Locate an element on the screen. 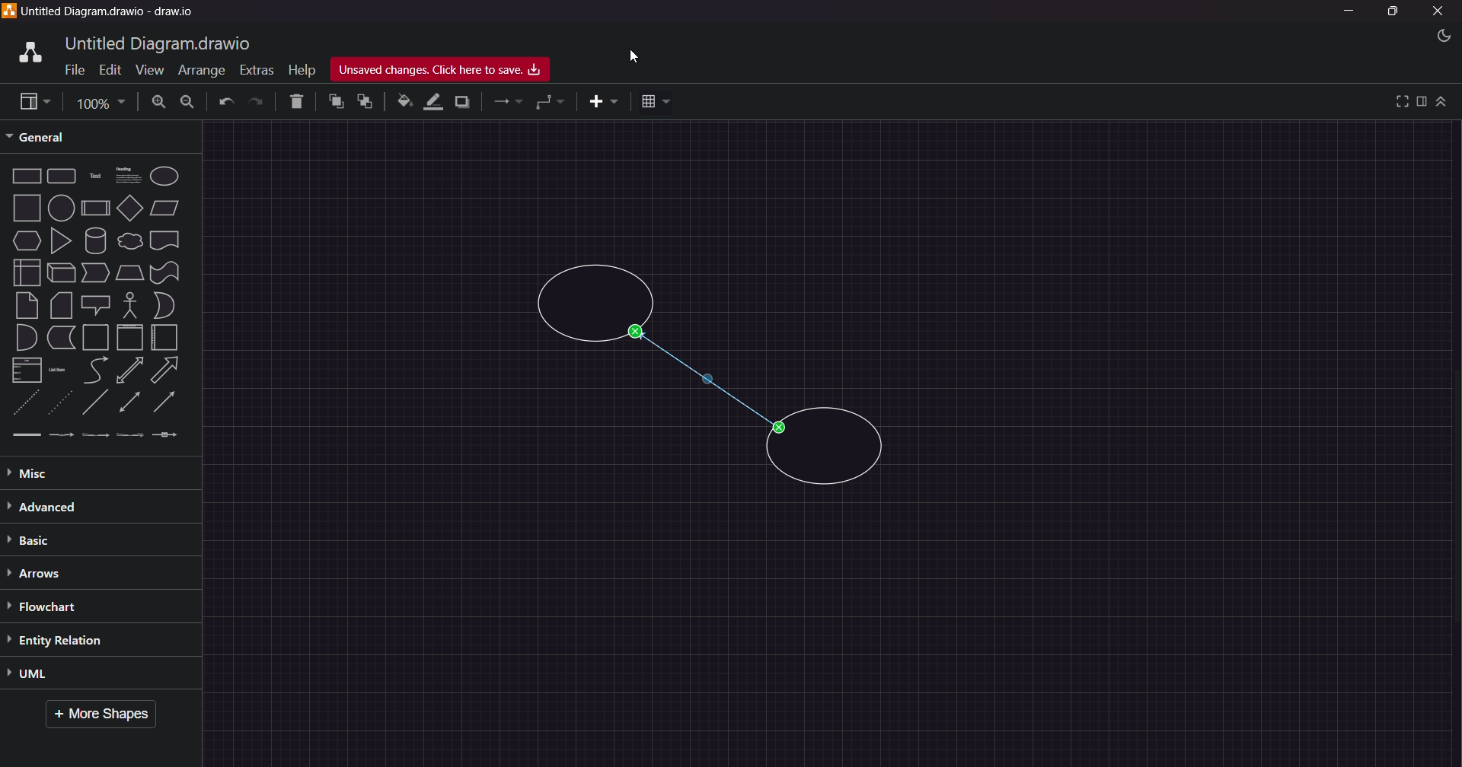 This screenshot has width=1462, height=767. shadow is located at coordinates (465, 101).